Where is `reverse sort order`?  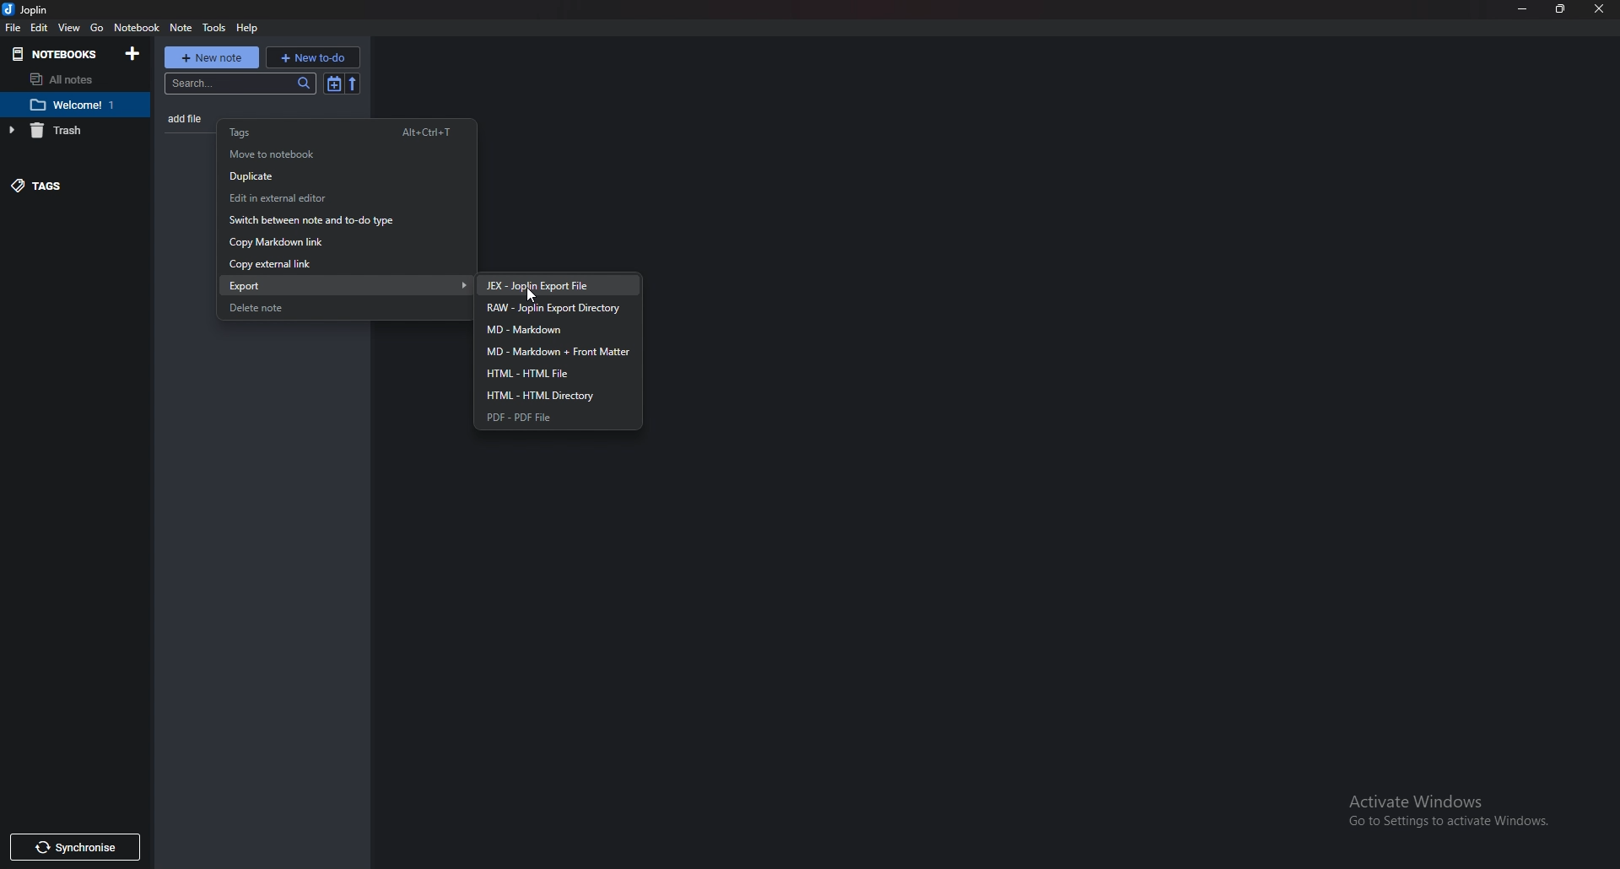 reverse sort order is located at coordinates (355, 83).